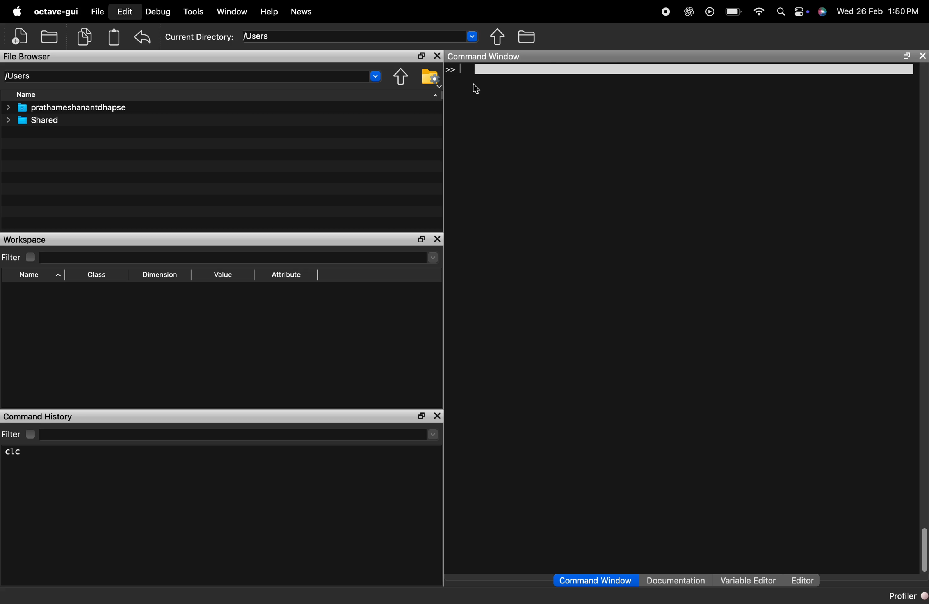 This screenshot has width=929, height=604. Describe the element at coordinates (478, 91) in the screenshot. I see `Cursor` at that location.